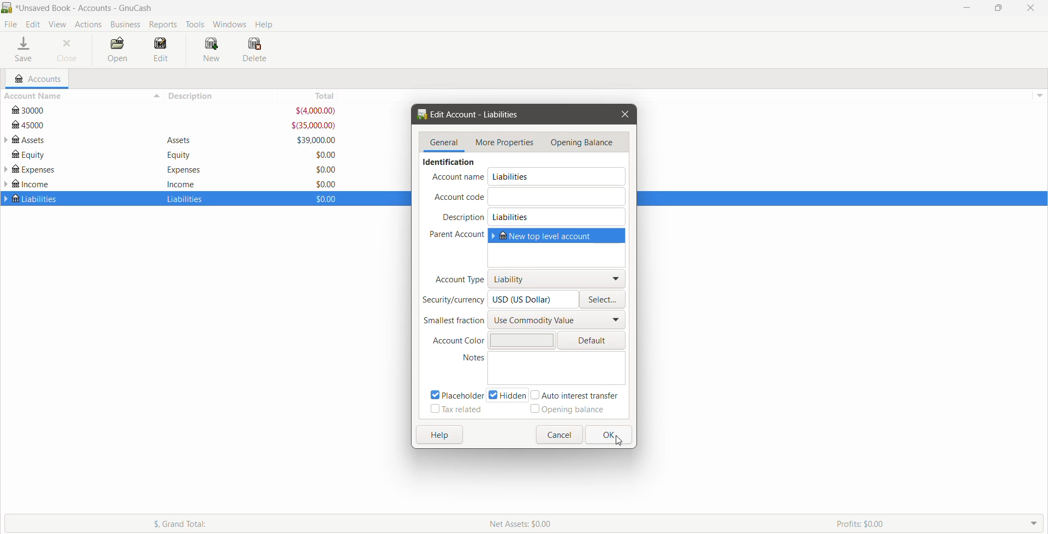 The height and width of the screenshot is (534, 1048). Describe the element at coordinates (316, 96) in the screenshot. I see `Total` at that location.